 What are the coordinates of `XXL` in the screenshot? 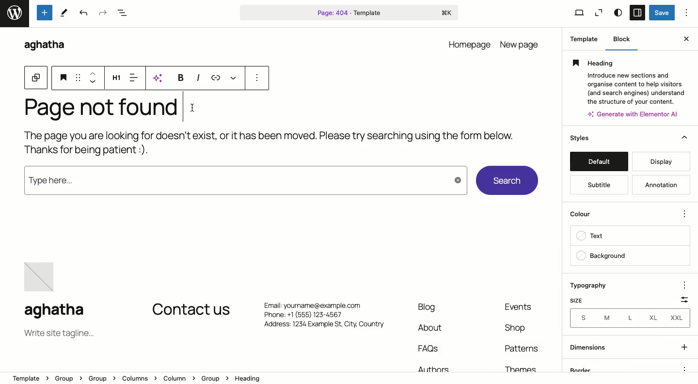 It's located at (679, 319).